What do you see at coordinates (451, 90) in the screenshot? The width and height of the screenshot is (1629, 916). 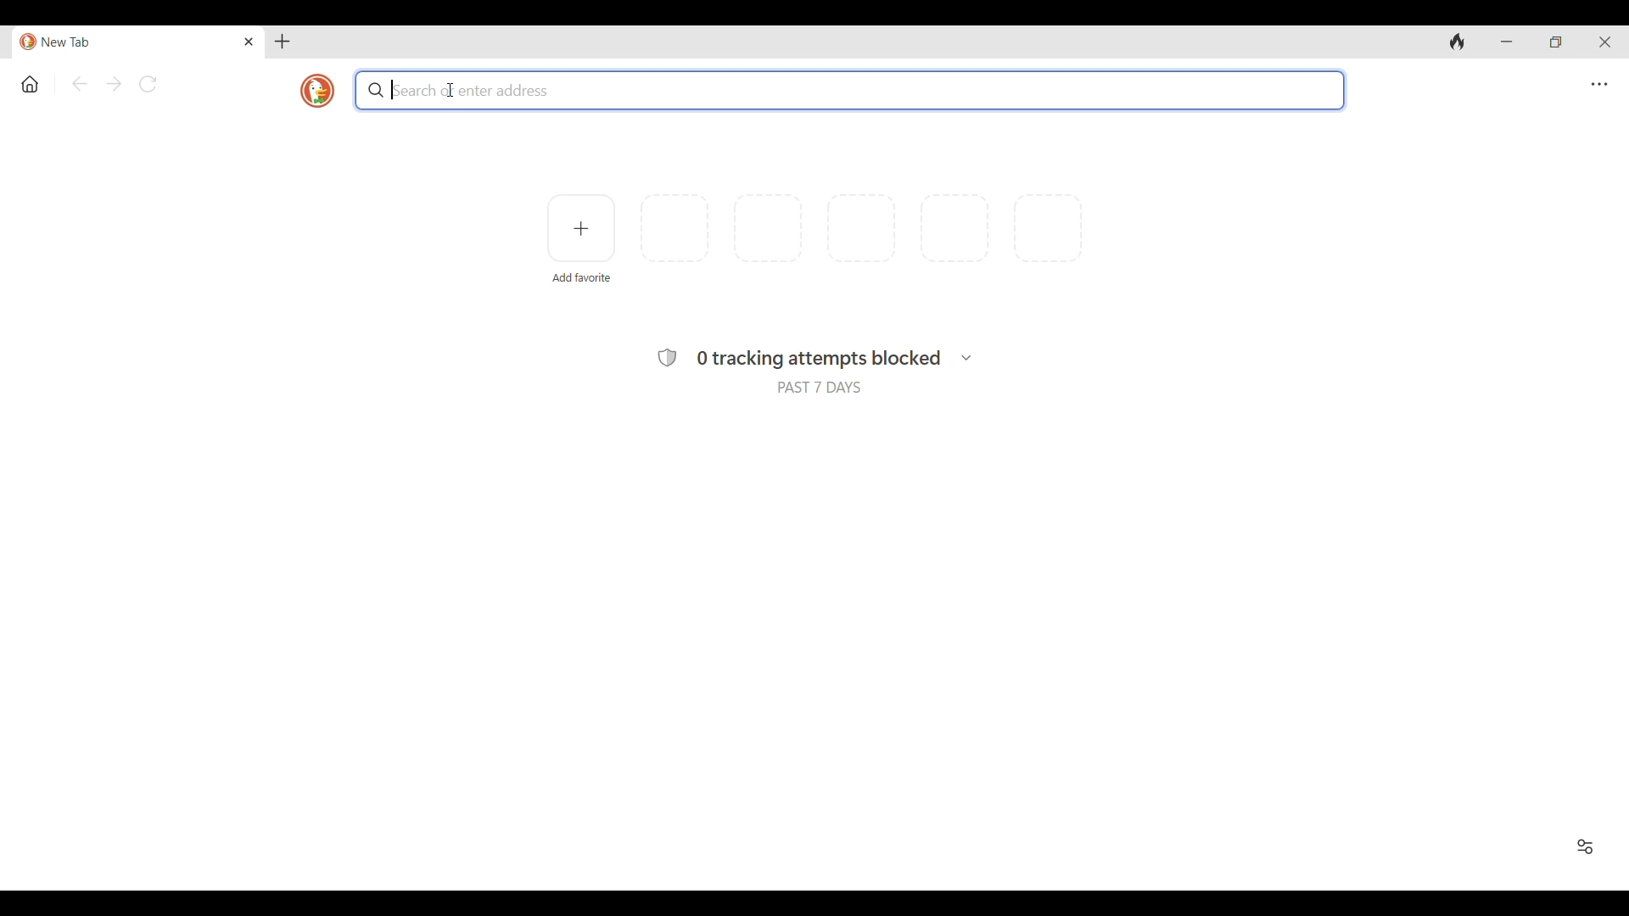 I see `Cursor position unchanged` at bounding box center [451, 90].